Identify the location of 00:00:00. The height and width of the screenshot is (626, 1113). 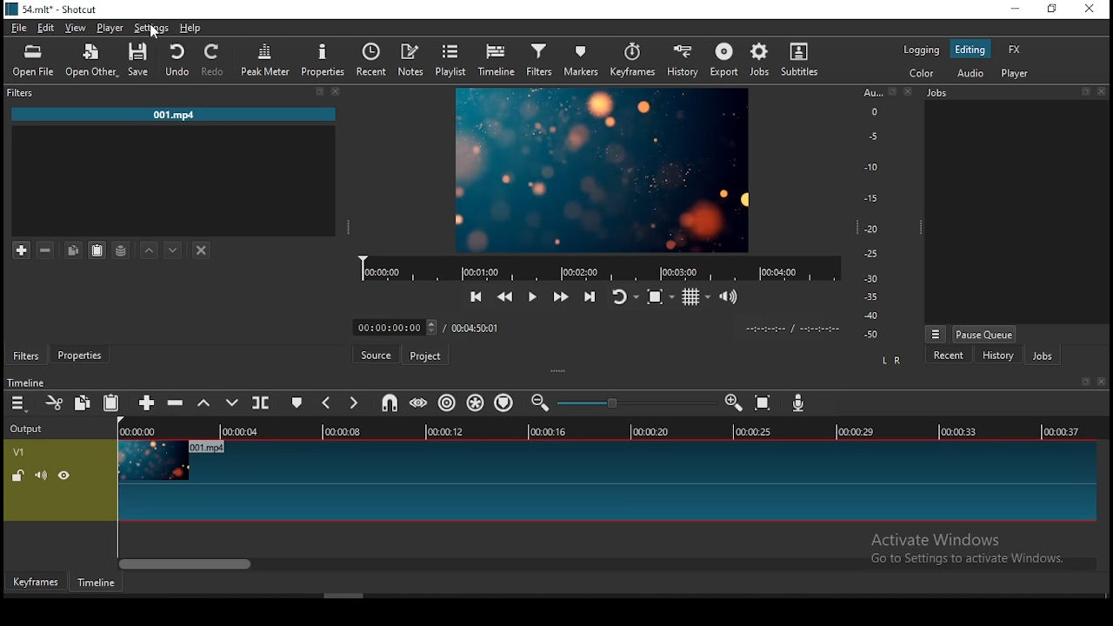
(135, 431).